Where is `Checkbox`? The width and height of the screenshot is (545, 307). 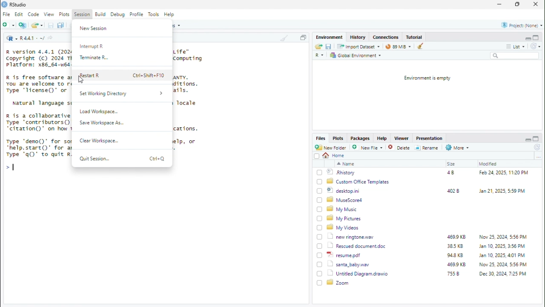 Checkbox is located at coordinates (320, 283).